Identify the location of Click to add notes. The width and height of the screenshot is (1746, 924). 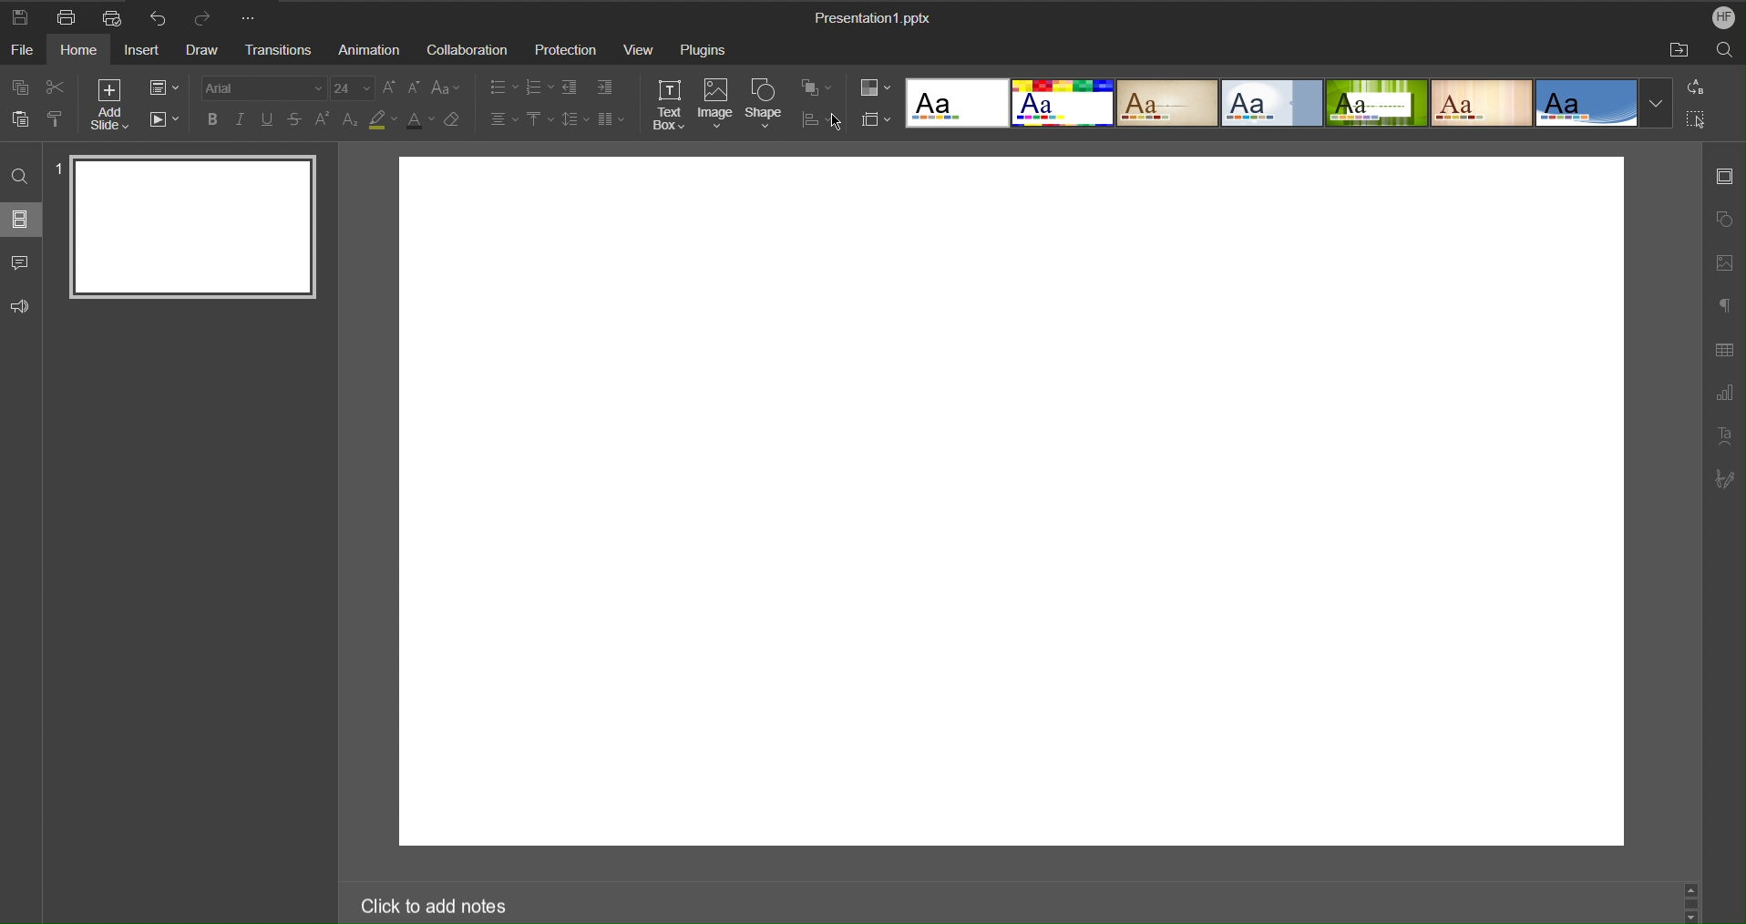
(429, 907).